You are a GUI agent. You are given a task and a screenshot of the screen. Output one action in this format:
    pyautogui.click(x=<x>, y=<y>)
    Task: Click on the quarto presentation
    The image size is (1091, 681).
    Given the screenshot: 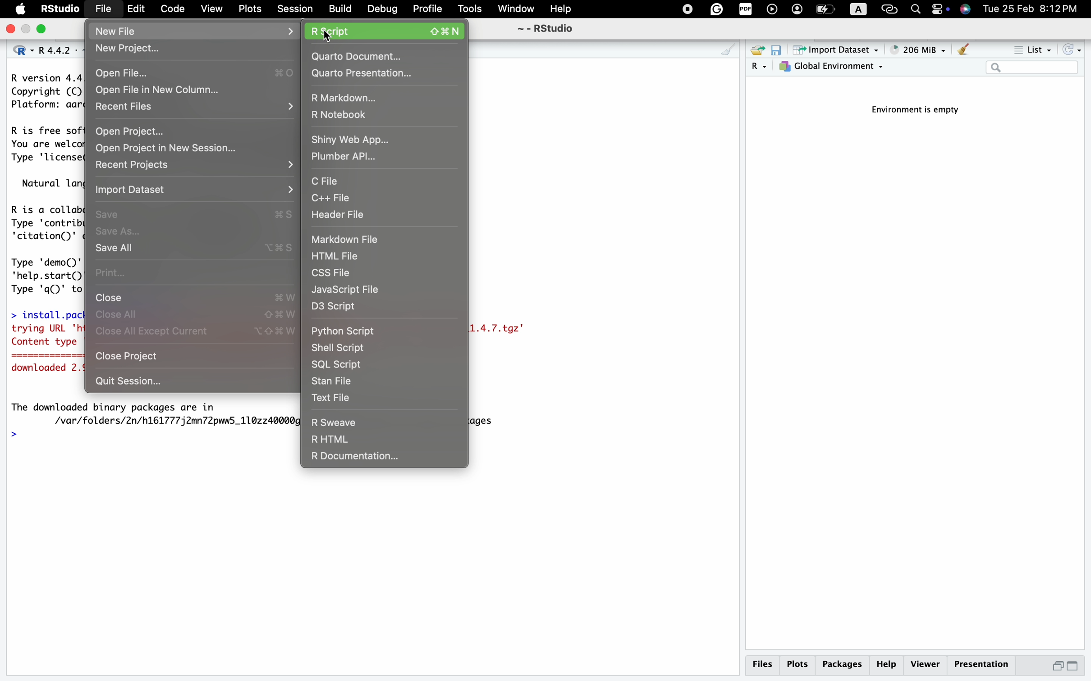 What is the action you would take?
    pyautogui.click(x=382, y=74)
    